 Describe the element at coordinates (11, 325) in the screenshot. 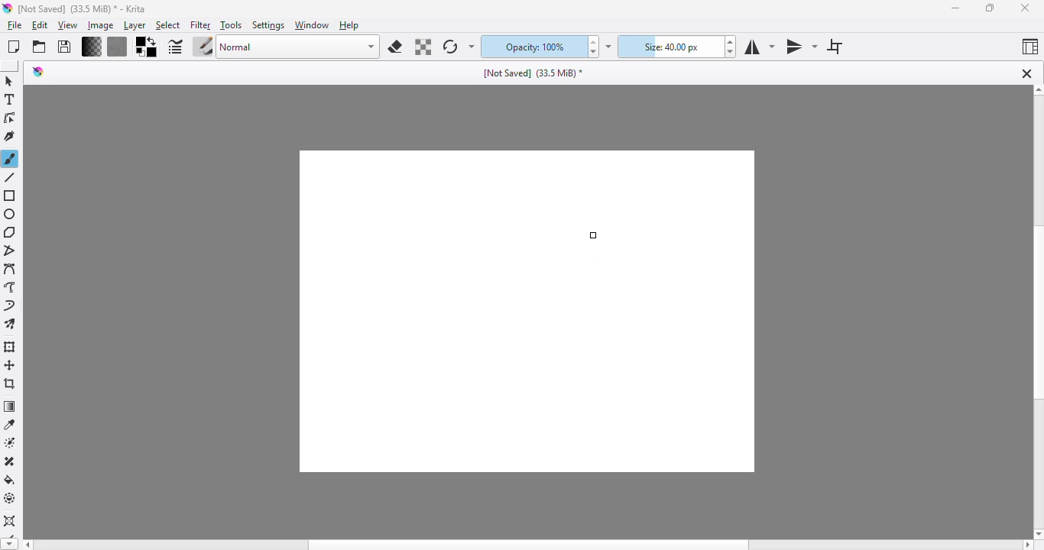

I see `multibrush tool` at that location.